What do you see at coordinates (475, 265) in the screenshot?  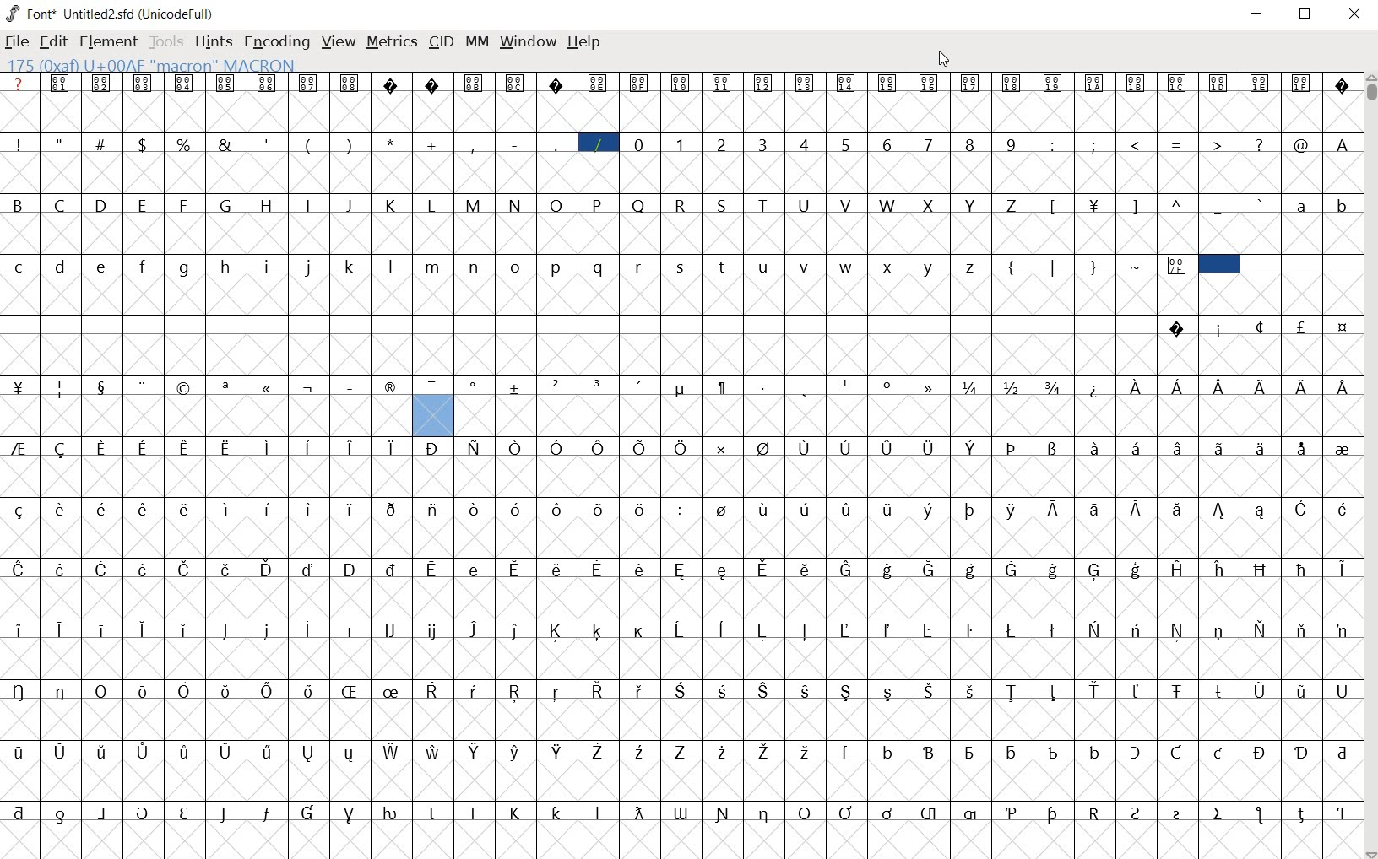 I see `n` at bounding box center [475, 265].